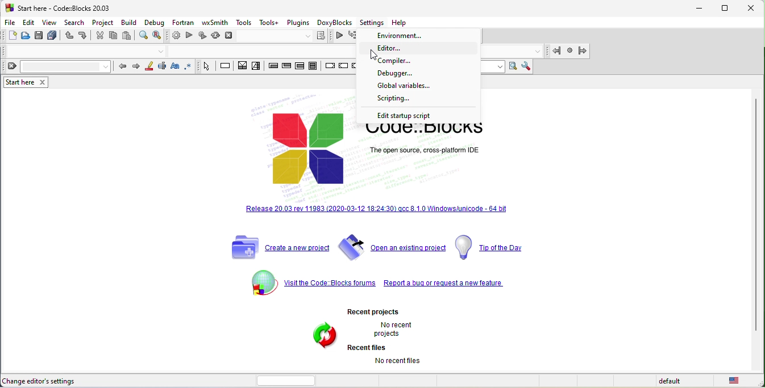  I want to click on copy, so click(115, 36).